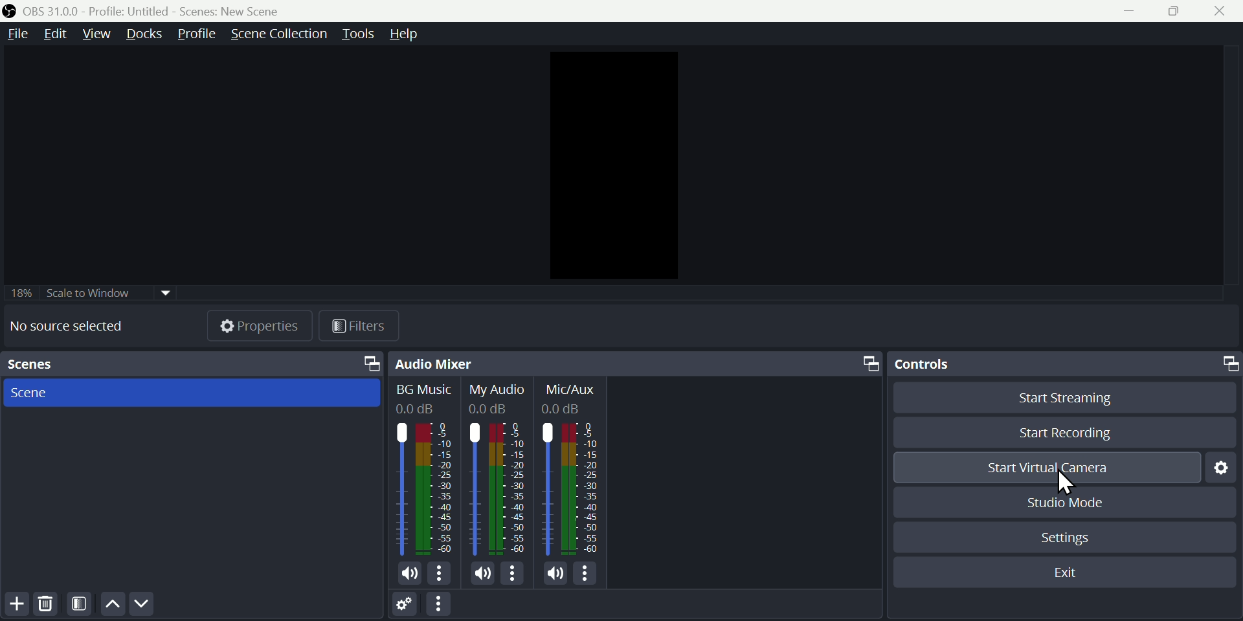 This screenshot has height=621, width=1243. I want to click on scenes, so click(192, 365).